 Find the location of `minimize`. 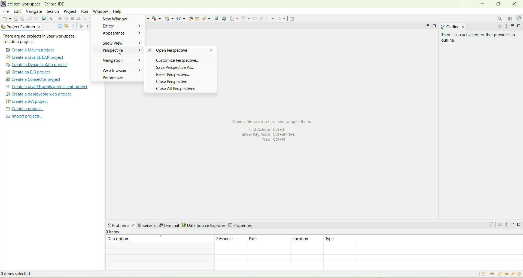

minimize is located at coordinates (513, 224).